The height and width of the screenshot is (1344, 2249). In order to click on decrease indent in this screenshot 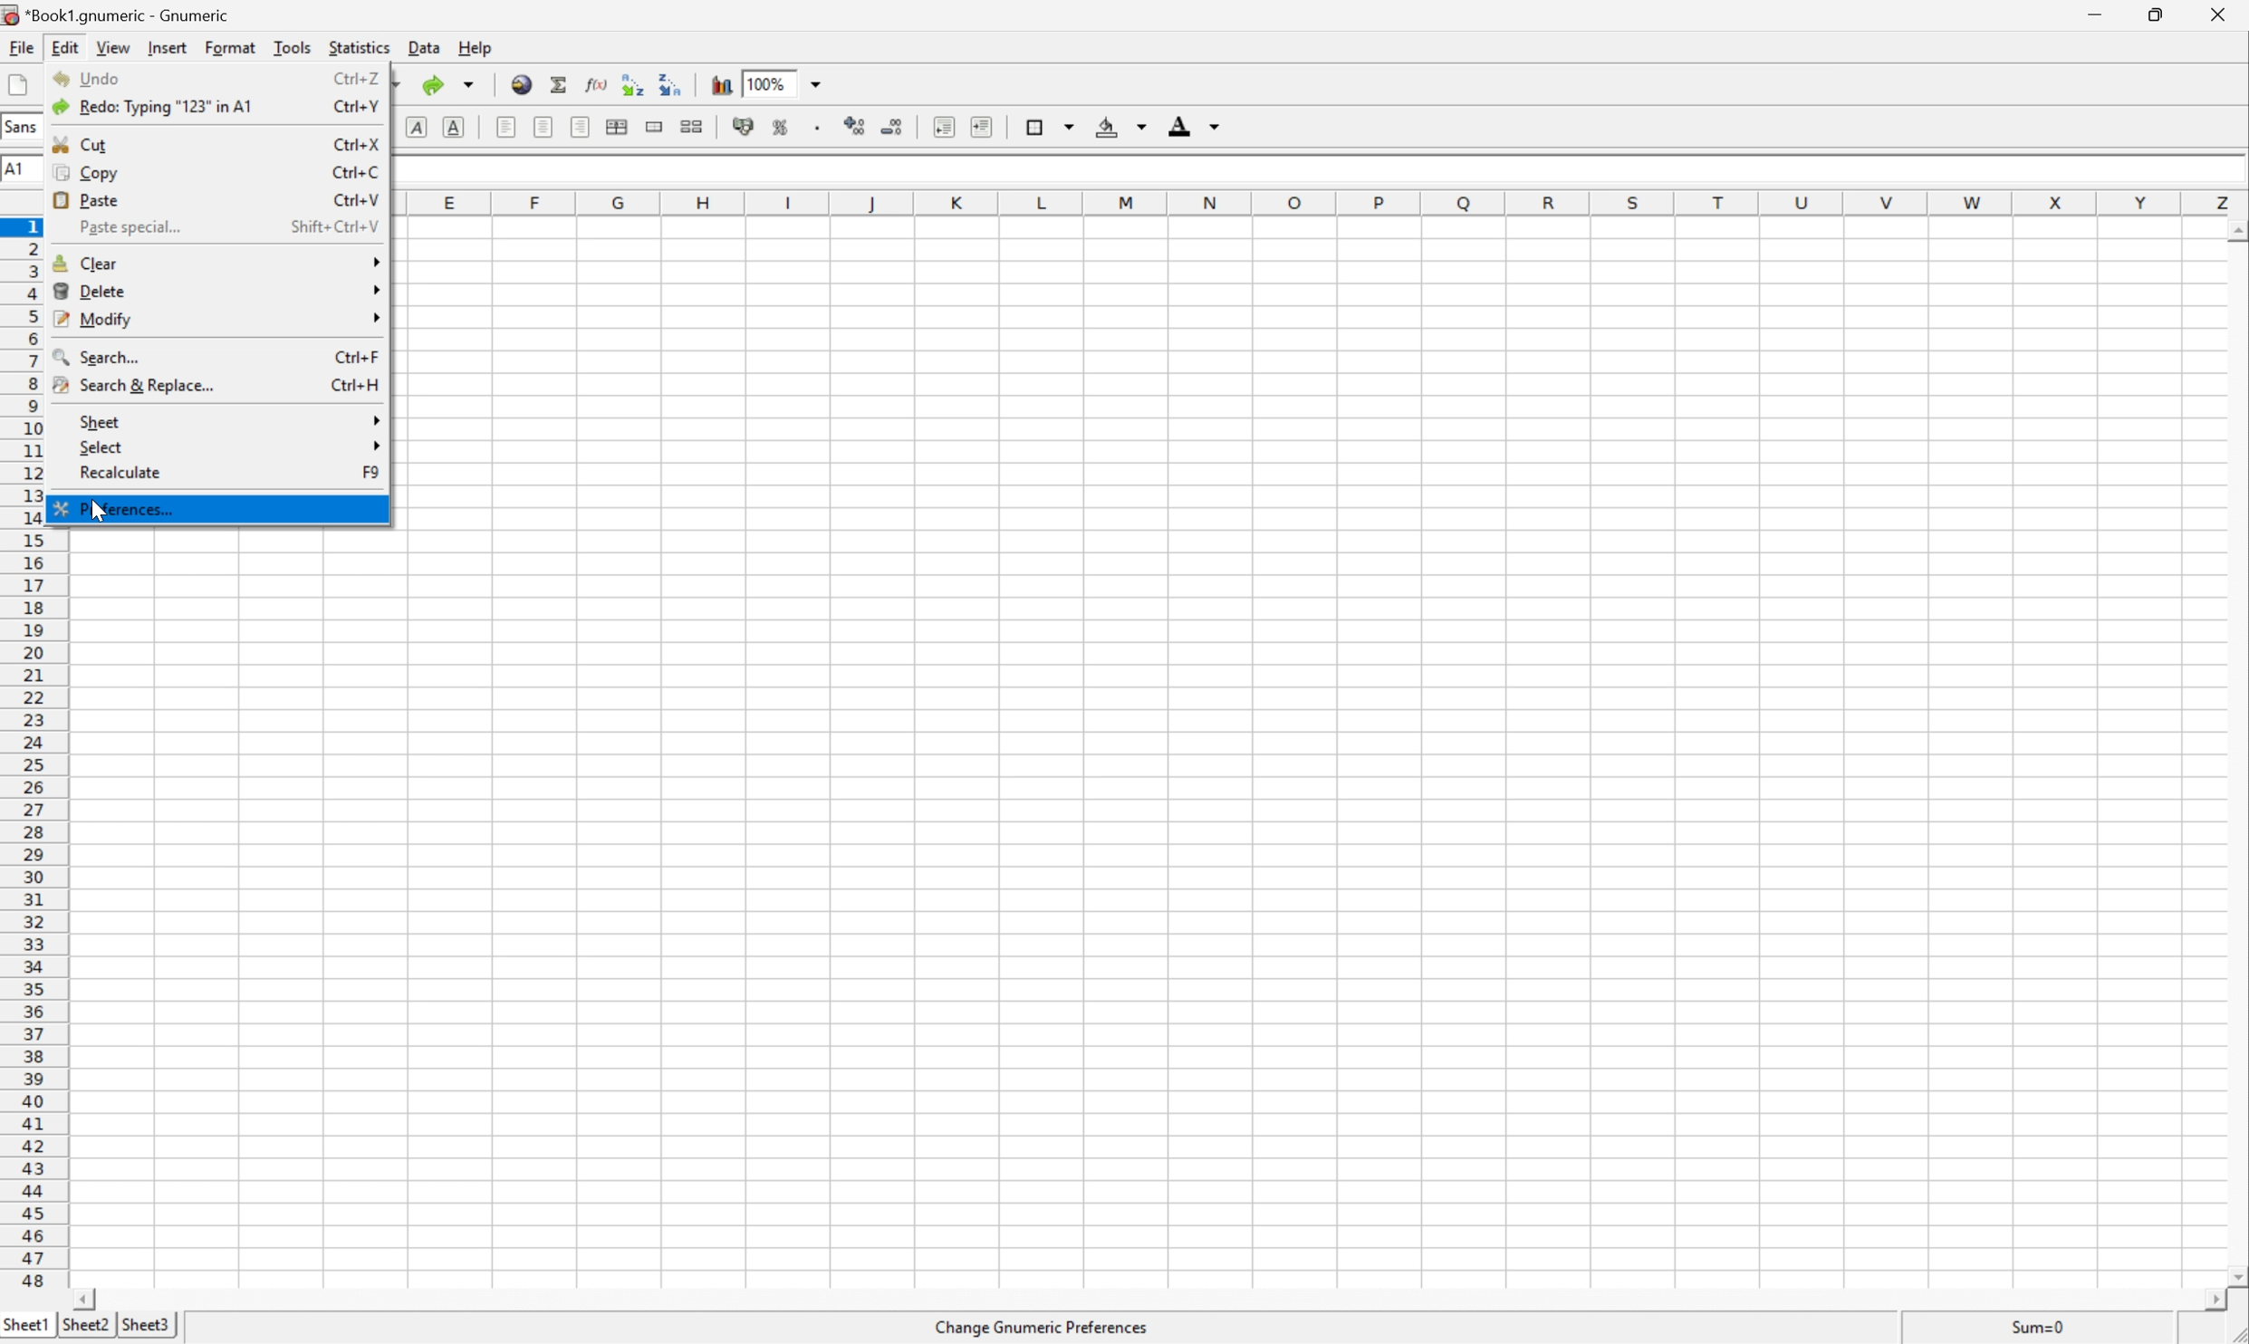, I will do `click(940, 128)`.